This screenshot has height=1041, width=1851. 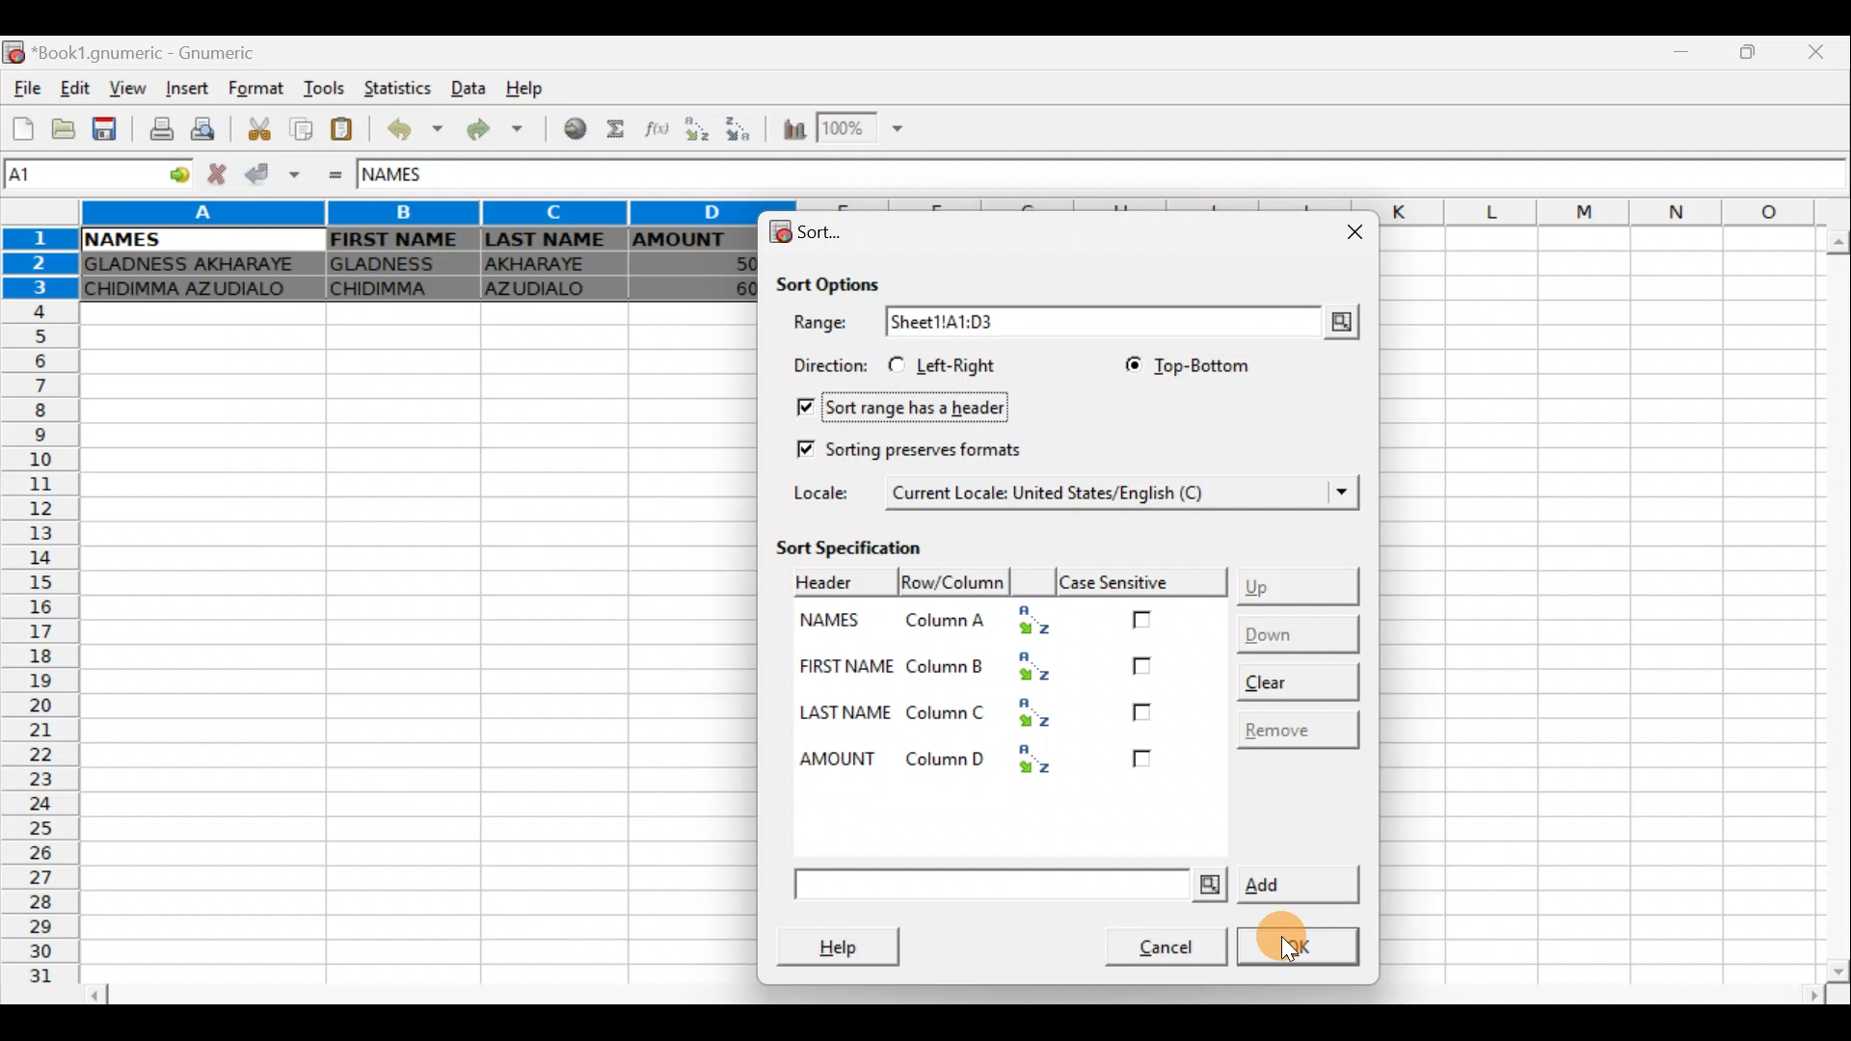 I want to click on Edit, so click(x=77, y=90).